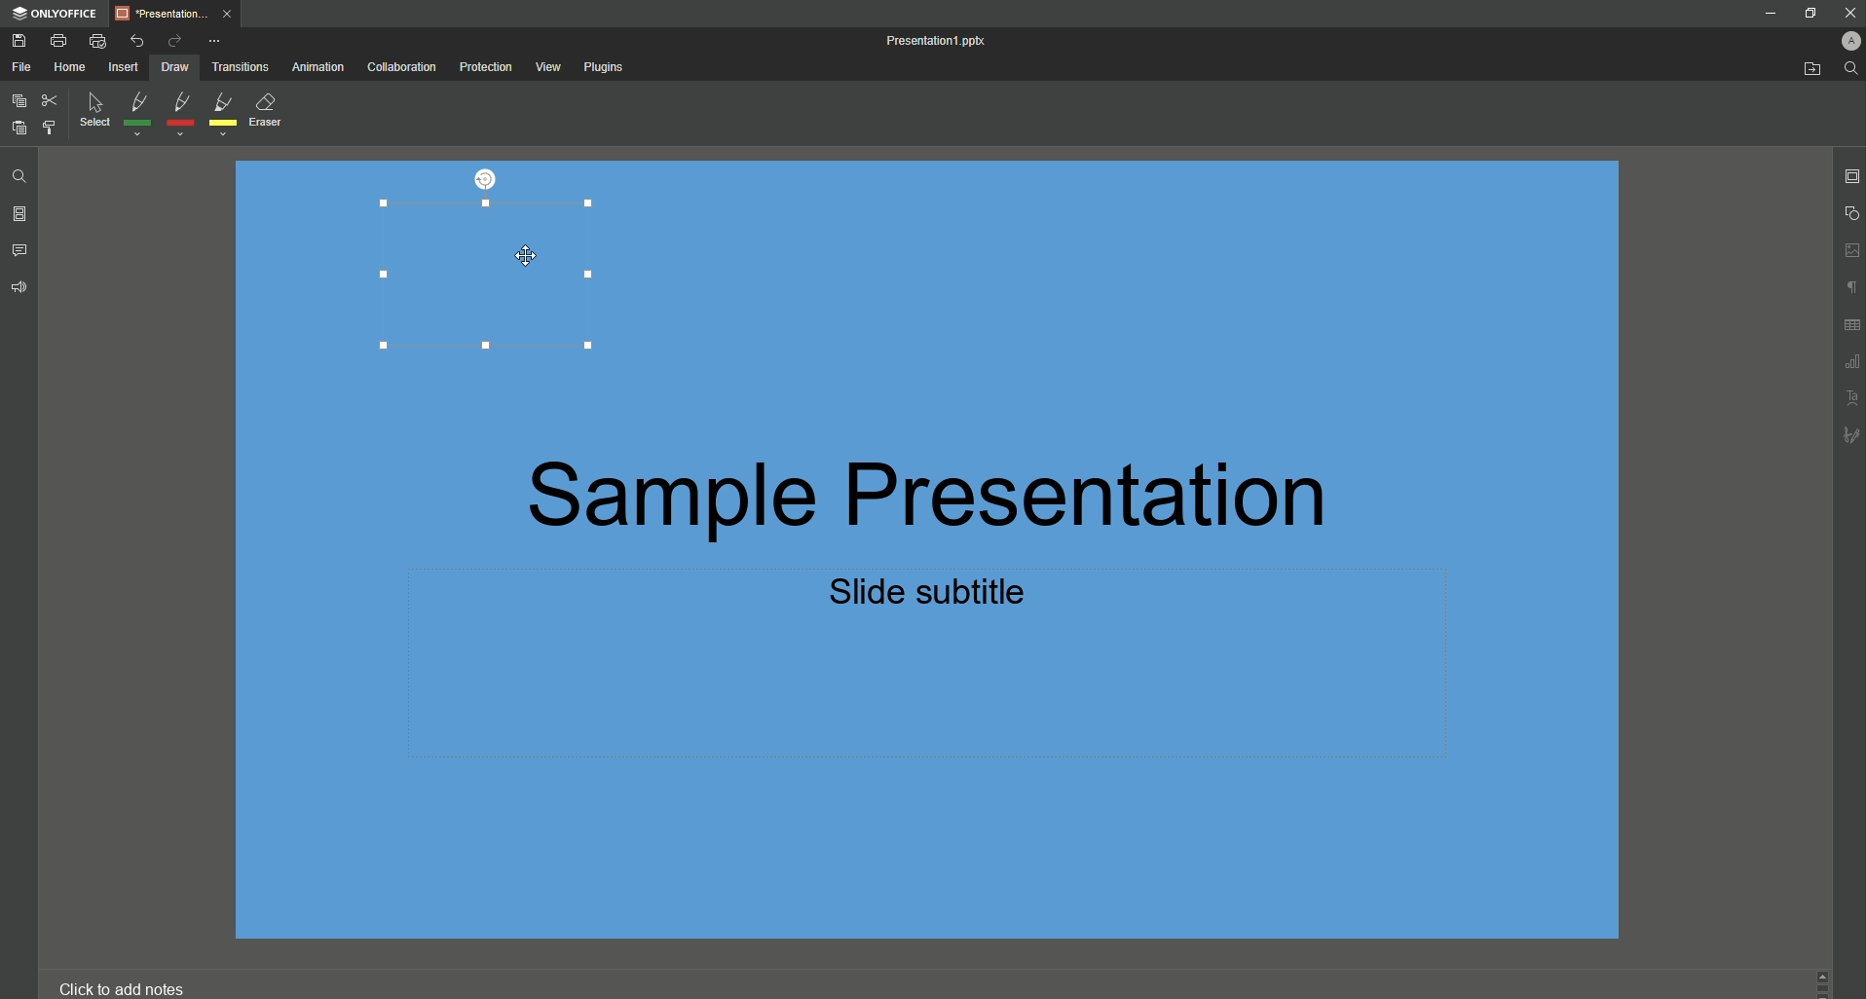  Describe the element at coordinates (21, 42) in the screenshot. I see `Save` at that location.